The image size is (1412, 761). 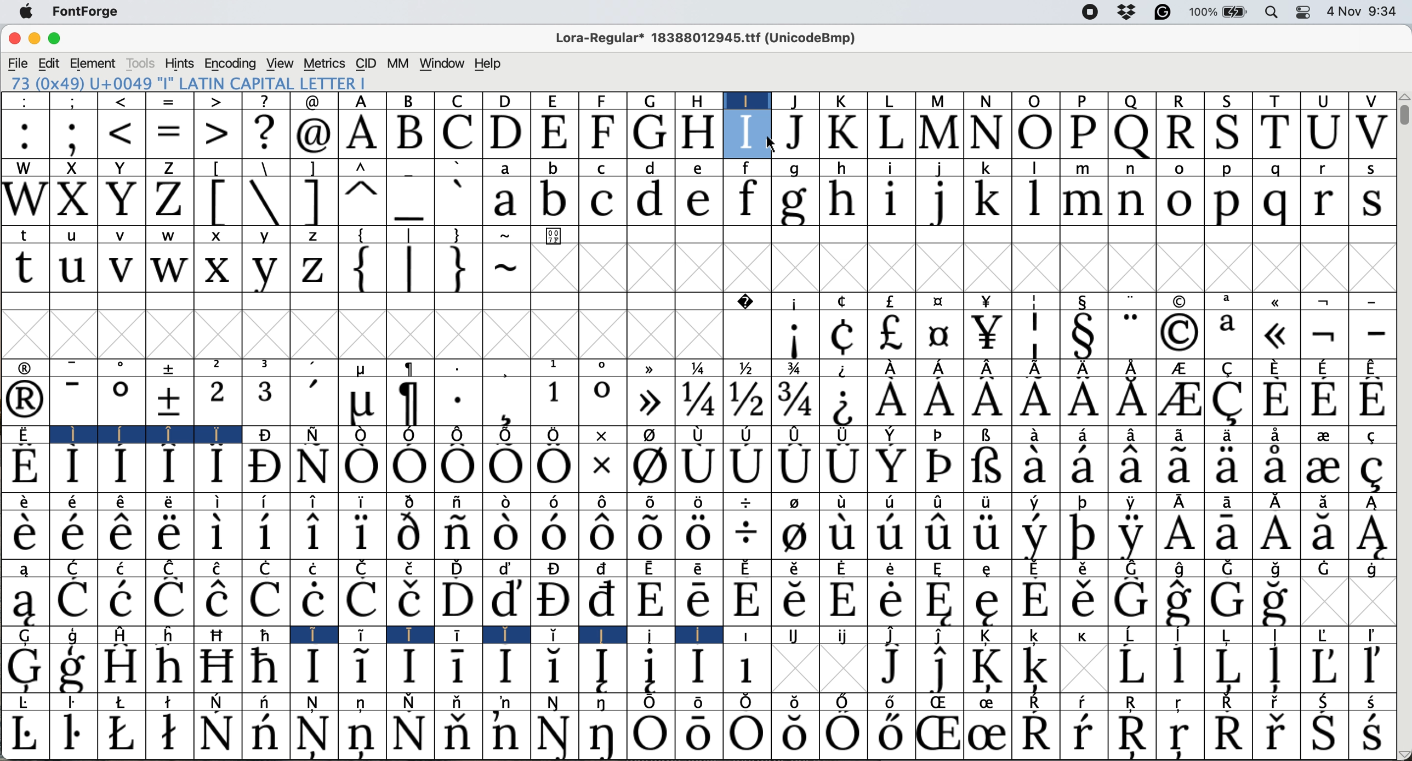 I want to click on Symbol, so click(x=941, y=703).